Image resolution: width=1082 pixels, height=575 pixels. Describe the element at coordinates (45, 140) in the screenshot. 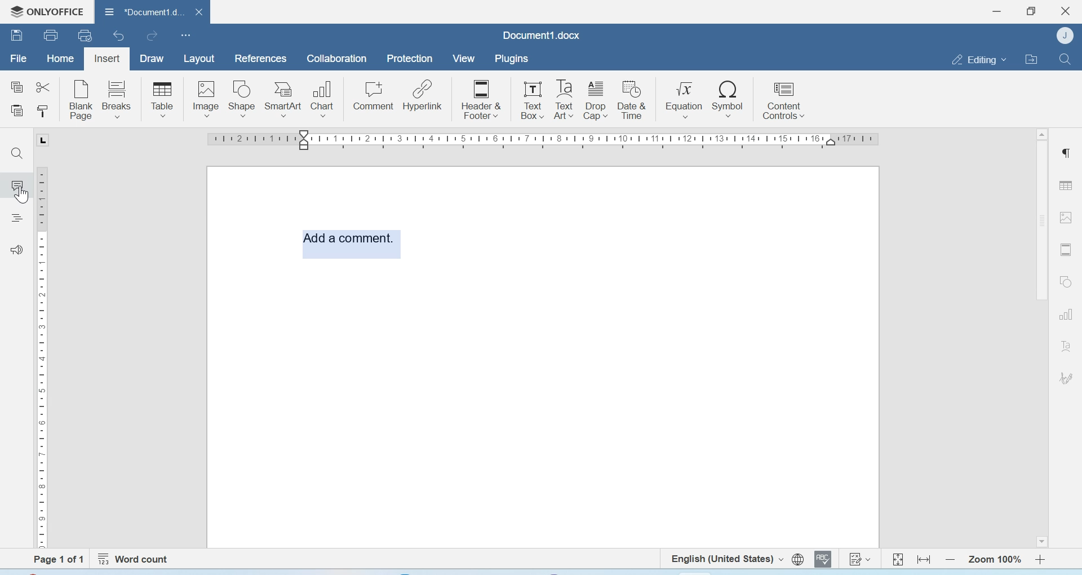

I see `tab stop marker` at that location.